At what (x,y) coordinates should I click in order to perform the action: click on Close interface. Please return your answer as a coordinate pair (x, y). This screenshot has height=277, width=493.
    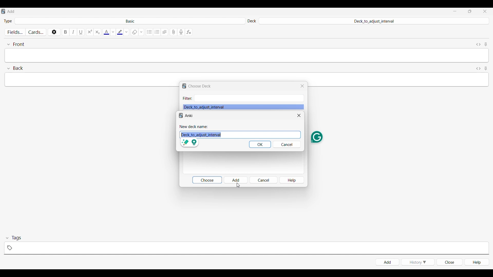
    Looking at the image, I should click on (485, 11).